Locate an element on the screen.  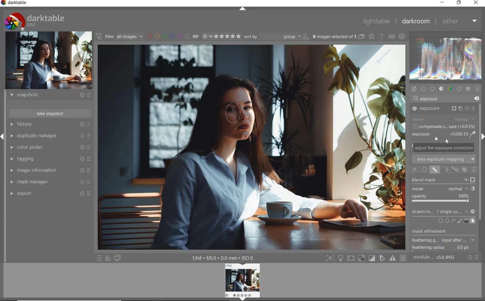
reset or presets & preferences is located at coordinates (473, 257).